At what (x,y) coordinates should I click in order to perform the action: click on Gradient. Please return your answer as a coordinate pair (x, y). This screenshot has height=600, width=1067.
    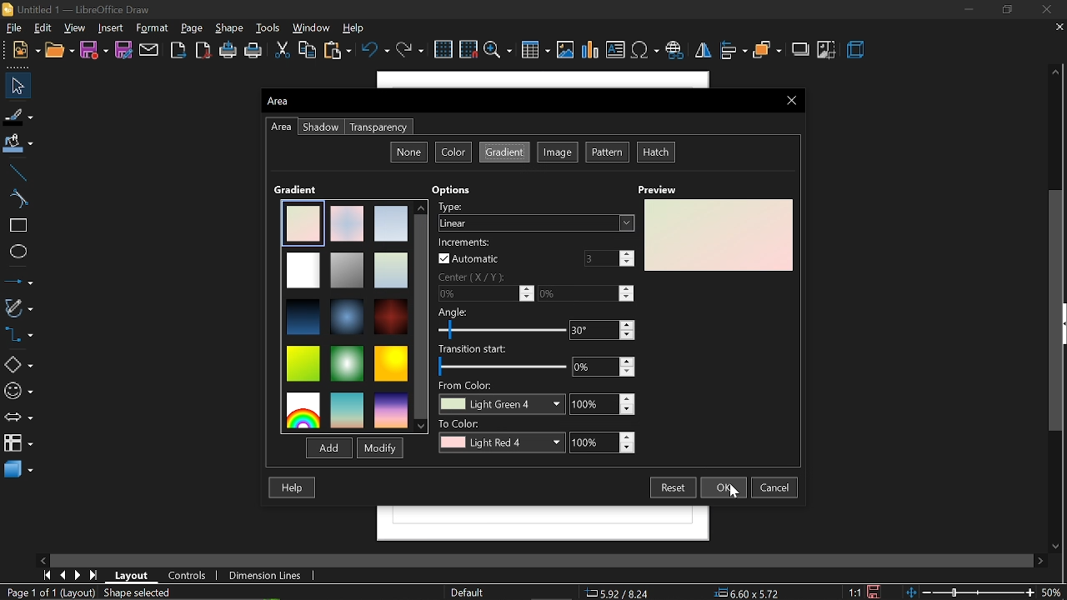
    Looking at the image, I should click on (297, 190).